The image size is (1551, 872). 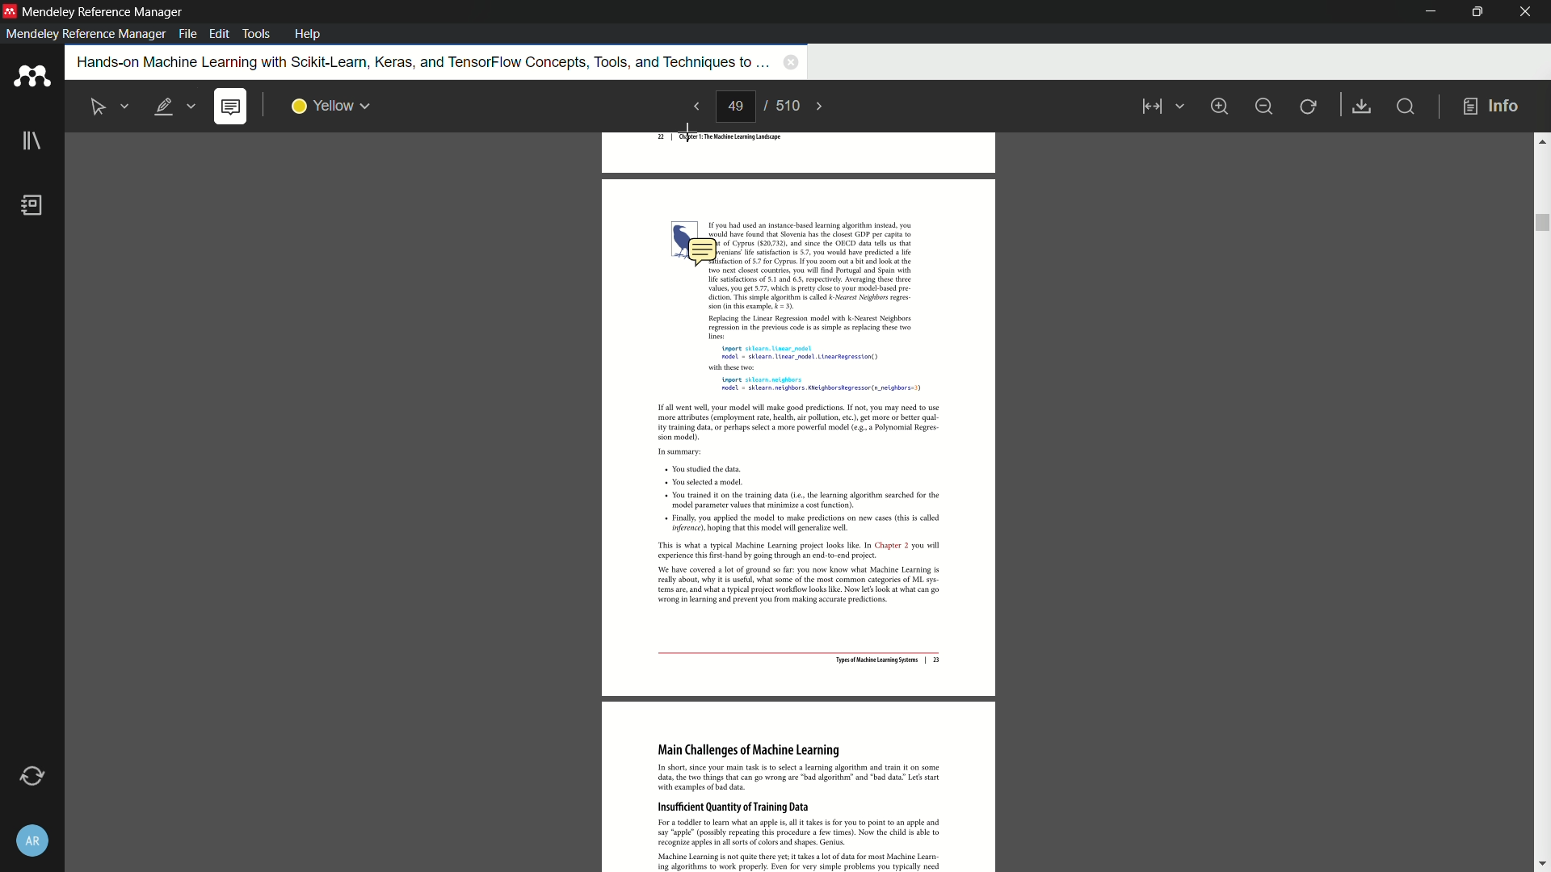 I want to click on current page, so click(x=737, y=107).